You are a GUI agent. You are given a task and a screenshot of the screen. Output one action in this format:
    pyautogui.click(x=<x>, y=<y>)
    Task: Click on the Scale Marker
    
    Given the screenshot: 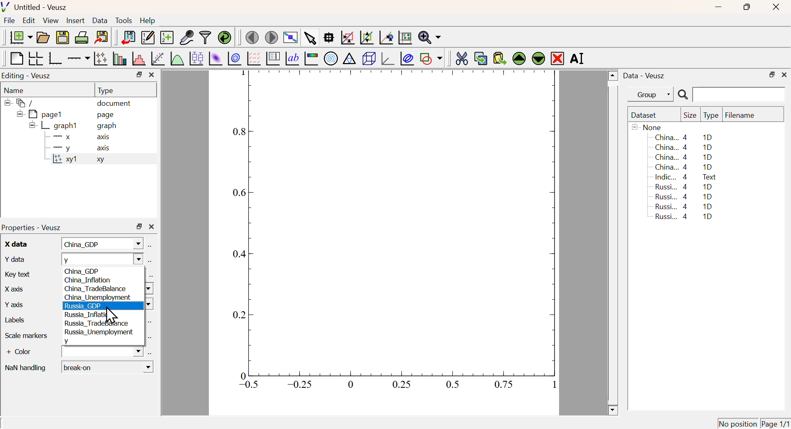 What is the action you would take?
    pyautogui.click(x=26, y=335)
    